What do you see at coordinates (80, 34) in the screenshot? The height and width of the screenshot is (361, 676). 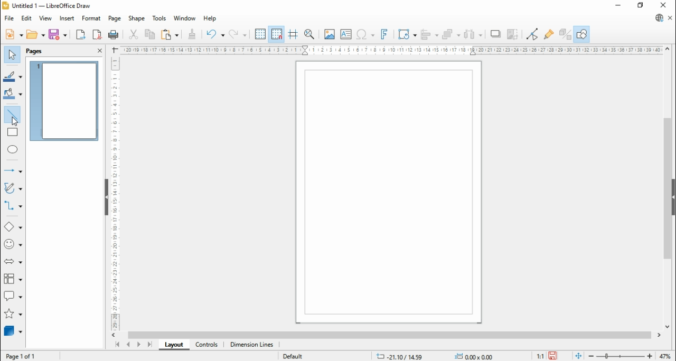 I see `export` at bounding box center [80, 34].